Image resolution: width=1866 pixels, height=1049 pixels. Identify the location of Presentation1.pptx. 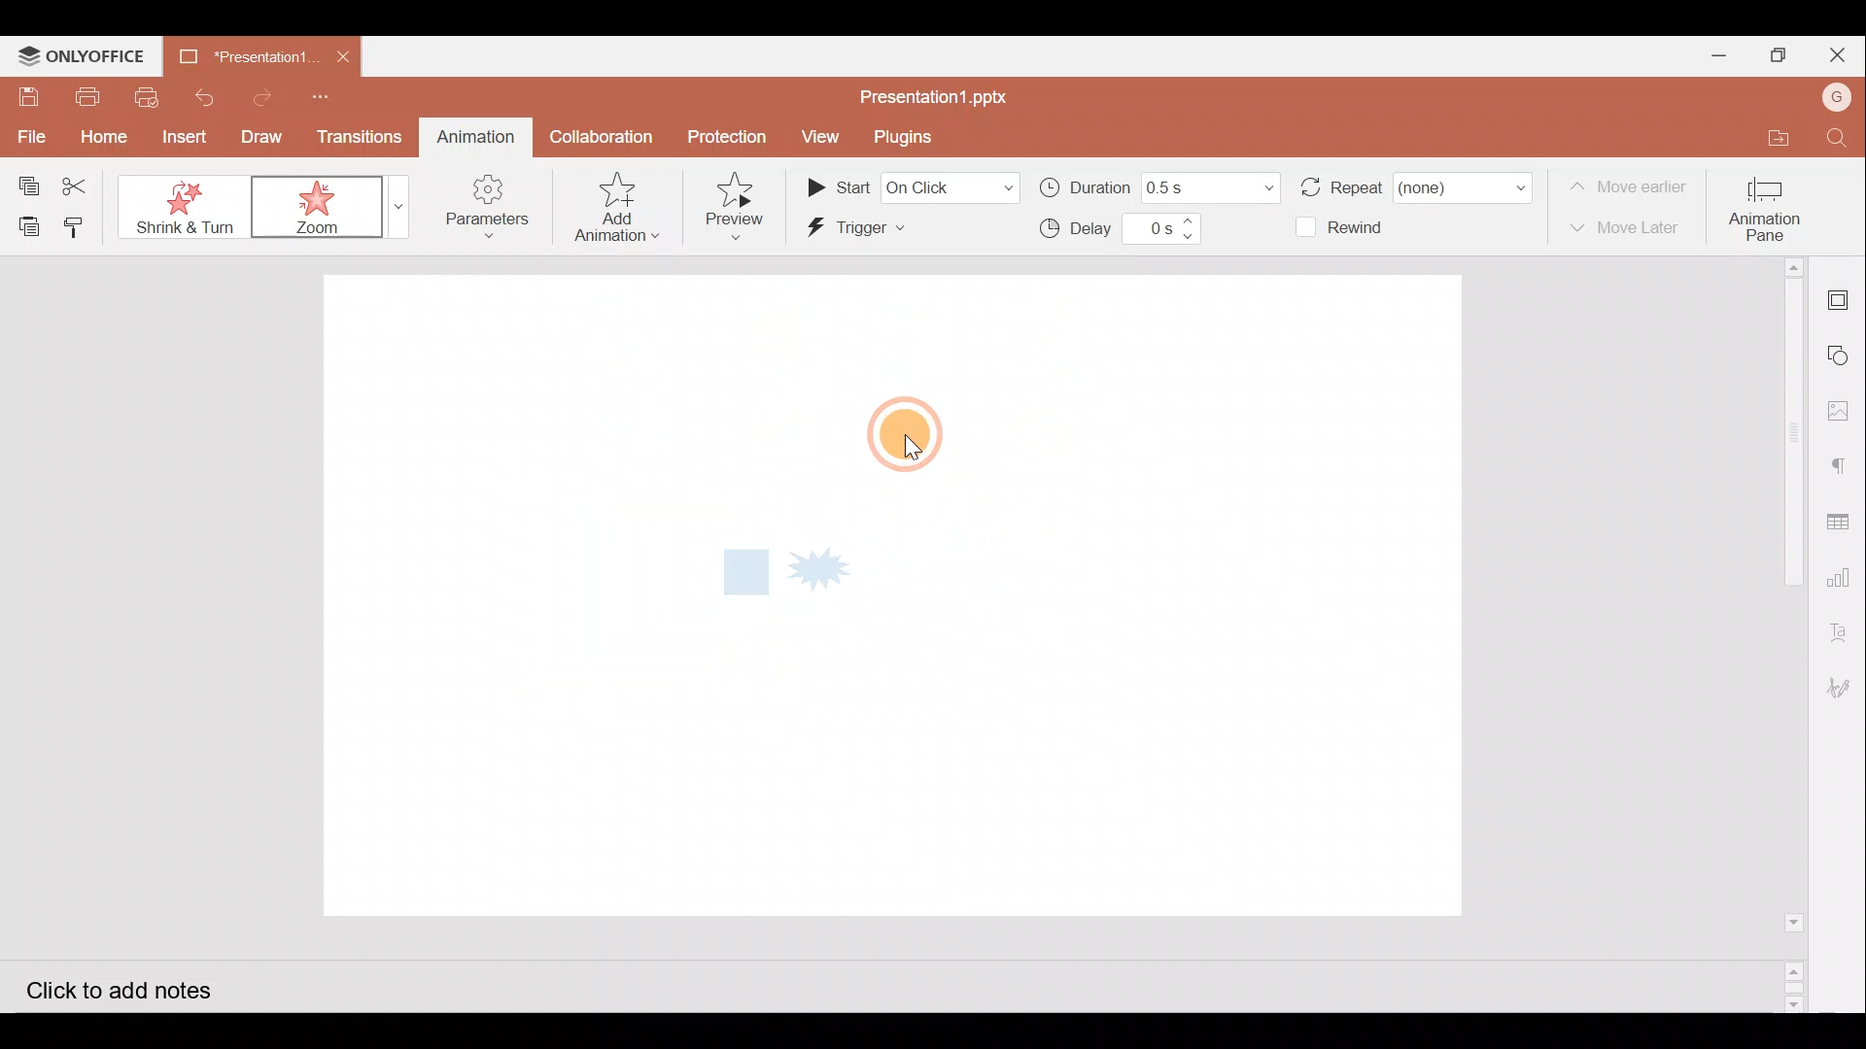
(933, 93).